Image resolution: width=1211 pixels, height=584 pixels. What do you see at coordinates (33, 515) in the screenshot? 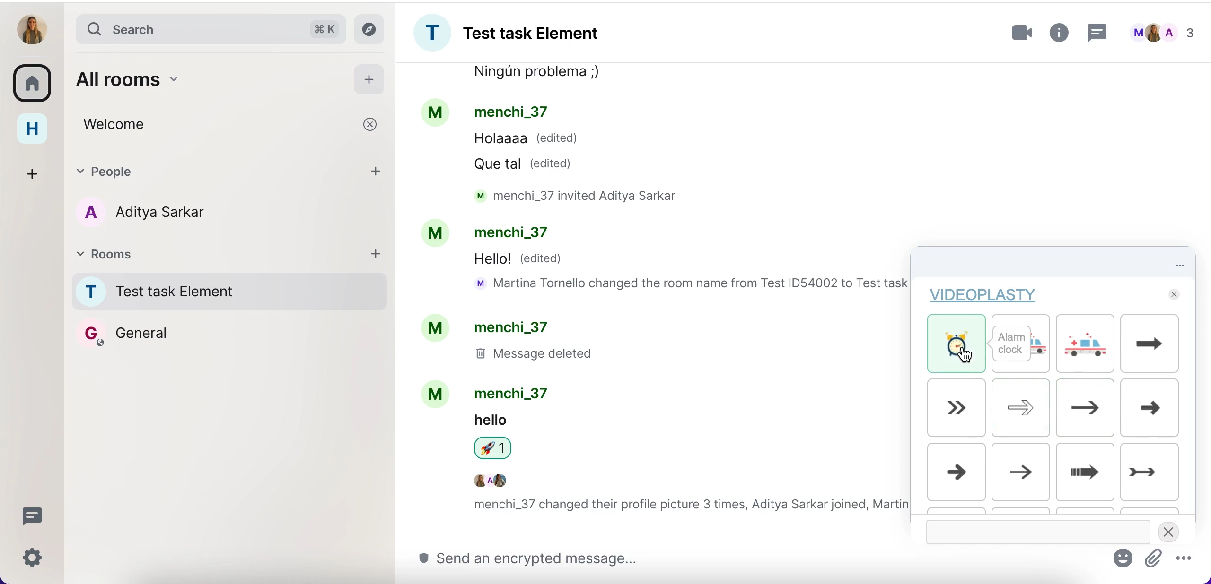
I see `threads` at bounding box center [33, 515].